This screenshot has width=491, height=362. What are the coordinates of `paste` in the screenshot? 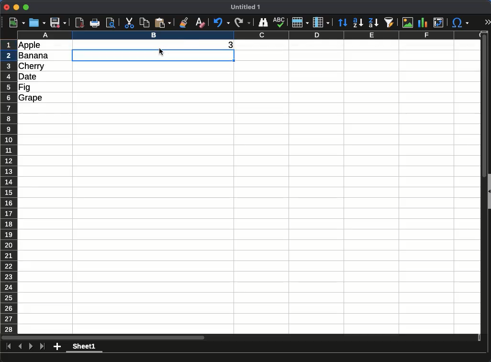 It's located at (163, 23).